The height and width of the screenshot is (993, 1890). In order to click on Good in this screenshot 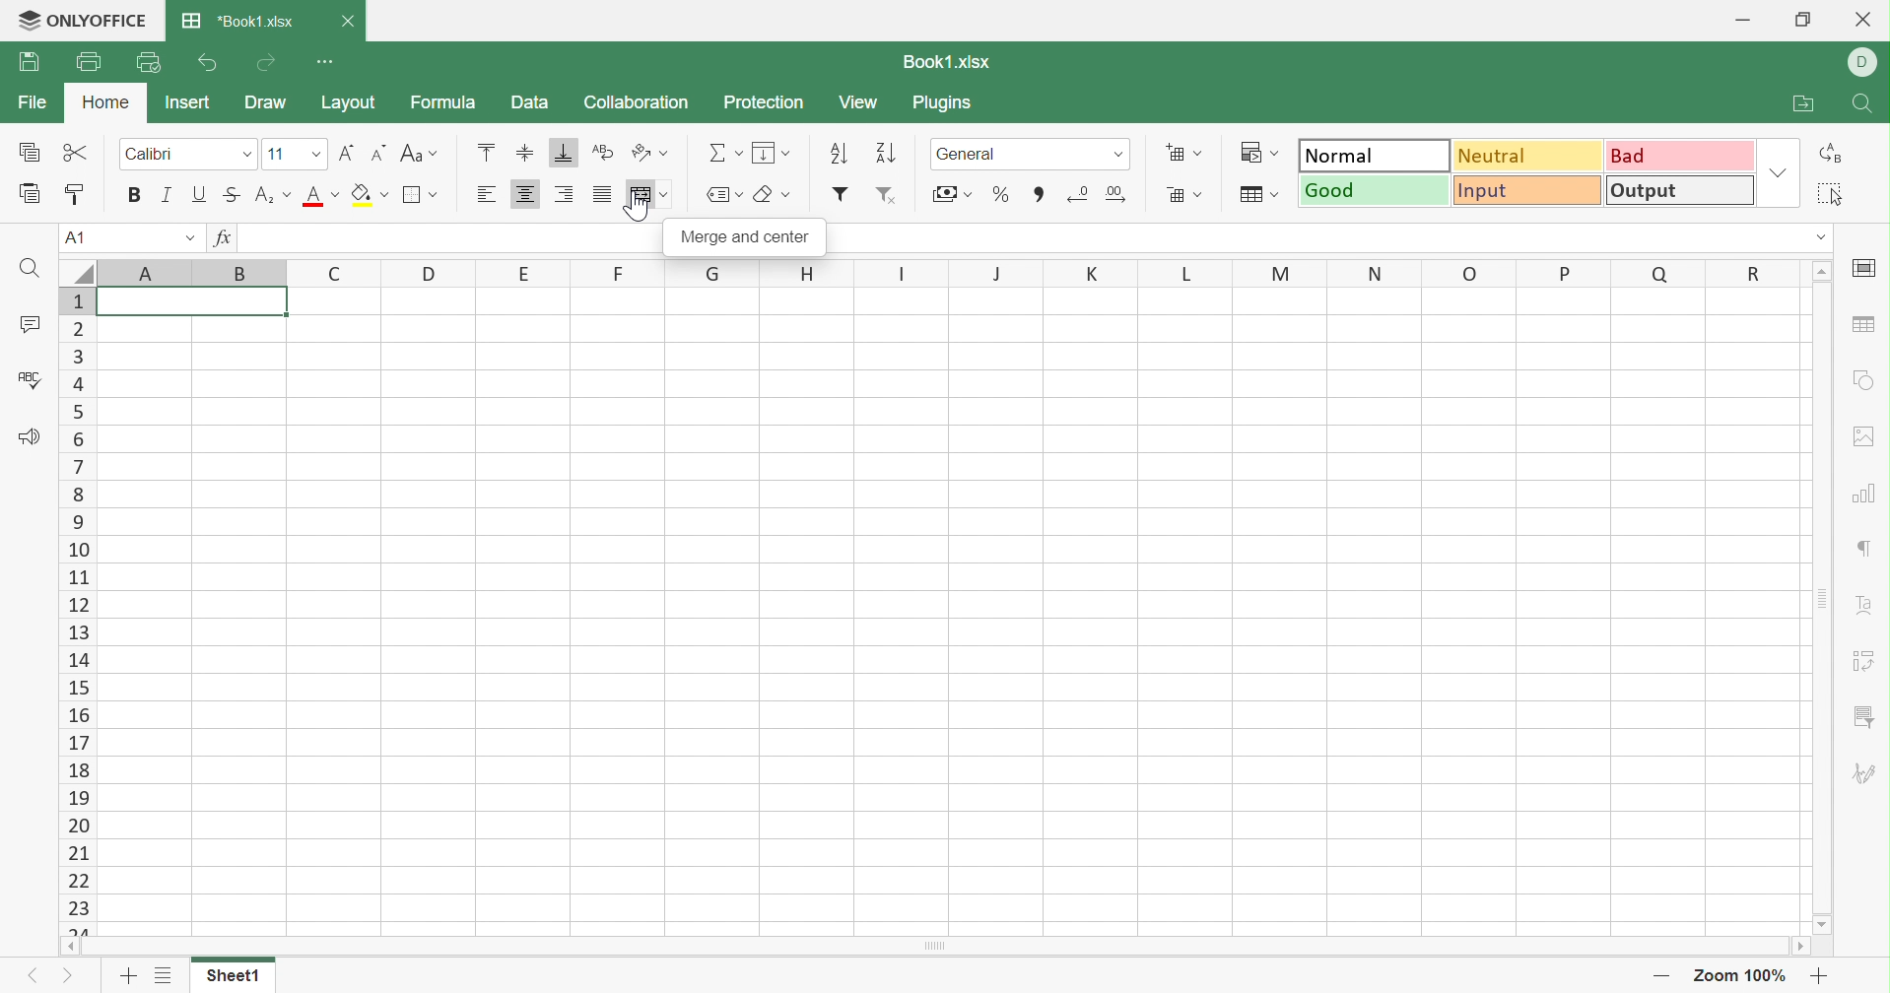, I will do `click(1375, 192)`.